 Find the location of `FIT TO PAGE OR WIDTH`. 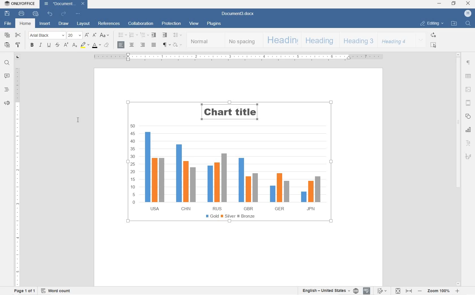

FIT TO PAGE OR WIDTH is located at coordinates (403, 290).